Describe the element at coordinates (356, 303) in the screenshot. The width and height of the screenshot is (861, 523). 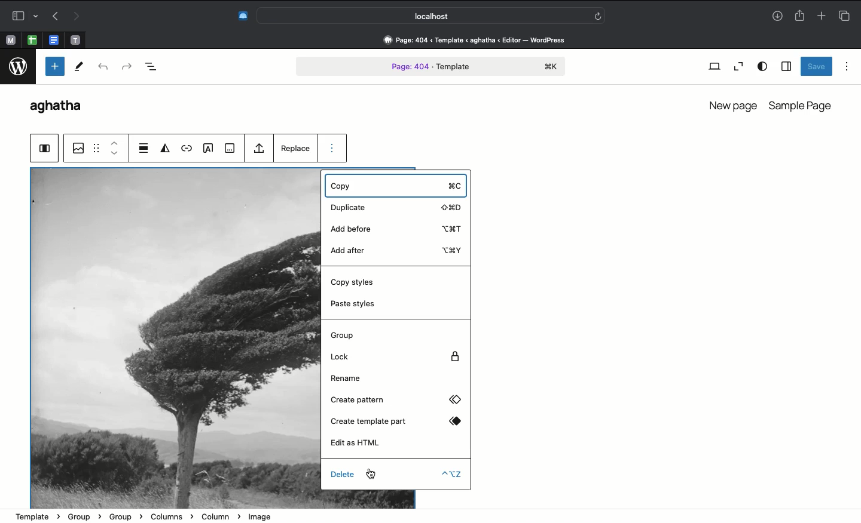
I see `Paste styles` at that location.